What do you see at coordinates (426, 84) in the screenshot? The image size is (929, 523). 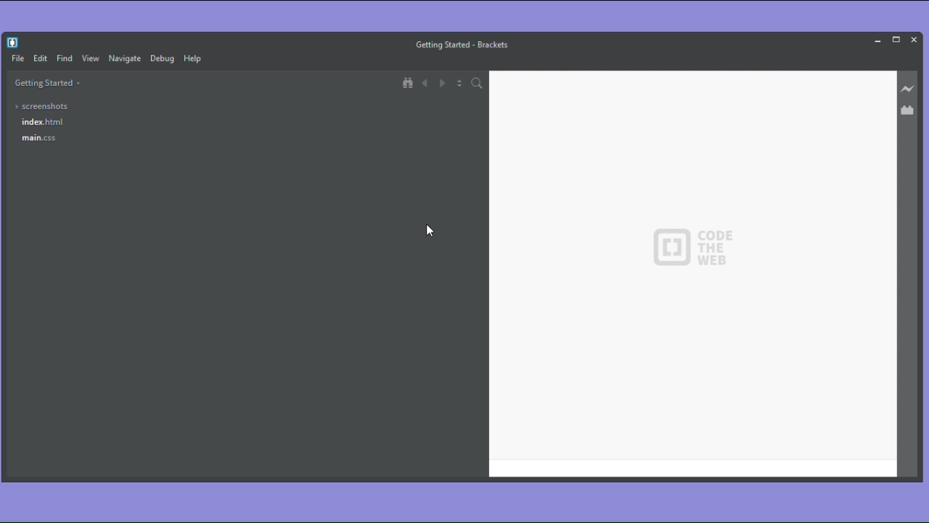 I see `Navigate back` at bounding box center [426, 84].